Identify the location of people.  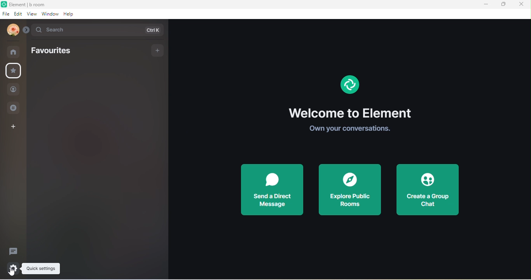
(13, 91).